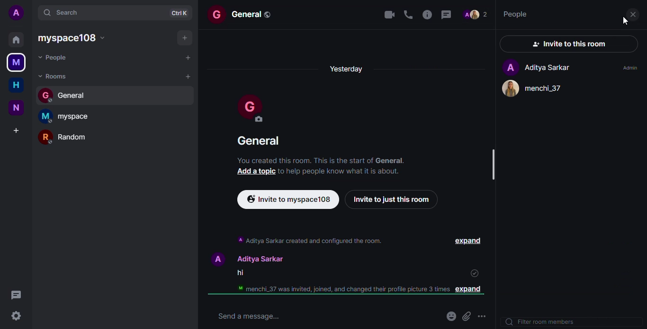 Image resolution: width=647 pixels, height=329 pixels. Describe the element at coordinates (17, 316) in the screenshot. I see `settings` at that location.